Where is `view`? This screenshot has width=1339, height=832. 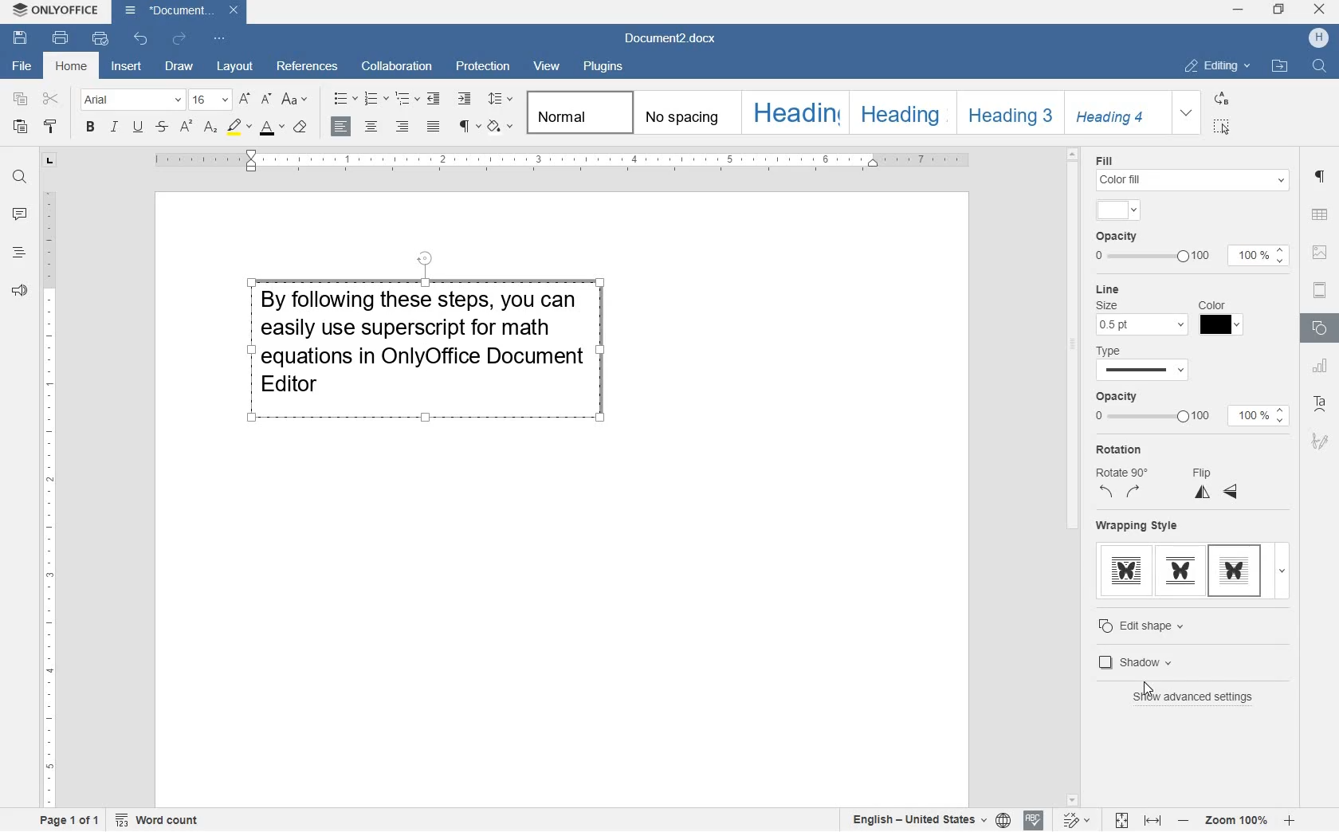
view is located at coordinates (548, 67).